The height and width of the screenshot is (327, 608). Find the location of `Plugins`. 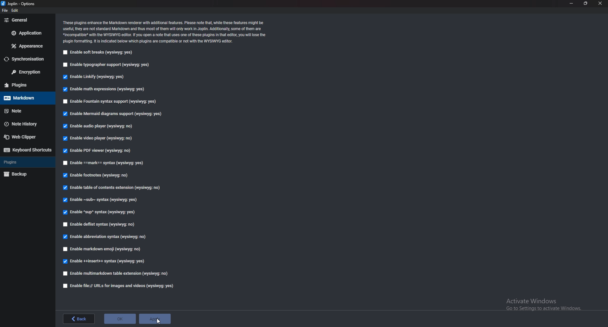

Plugins is located at coordinates (25, 86).